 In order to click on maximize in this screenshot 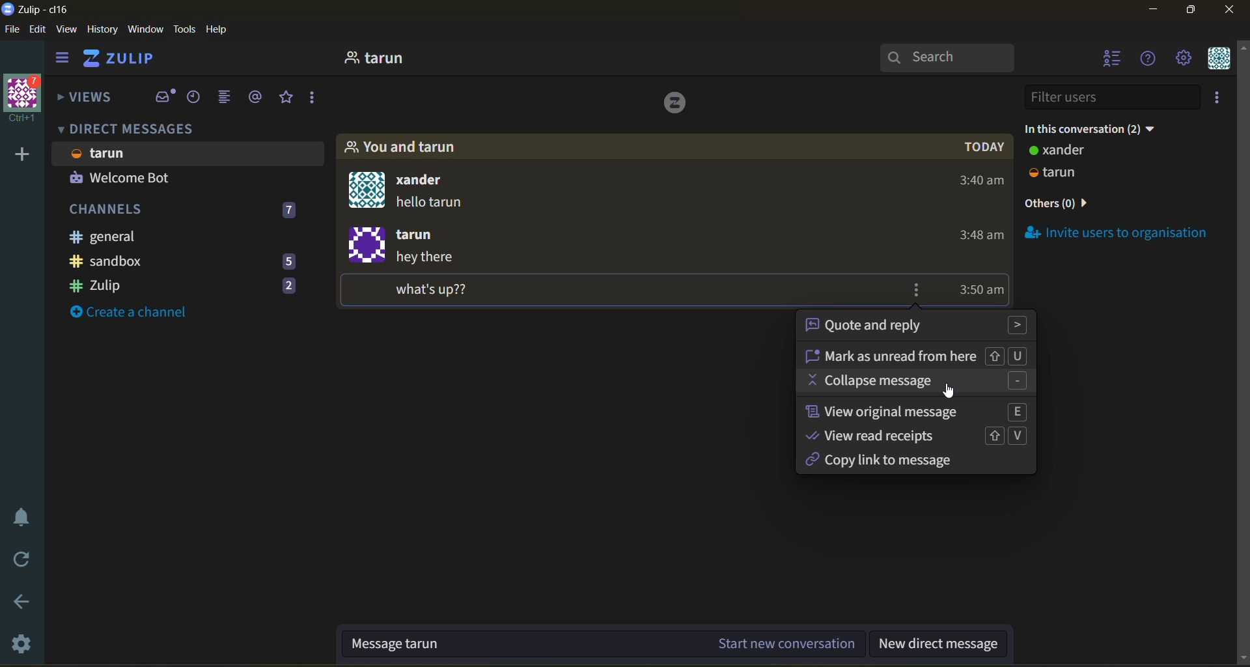, I will do `click(1197, 10)`.